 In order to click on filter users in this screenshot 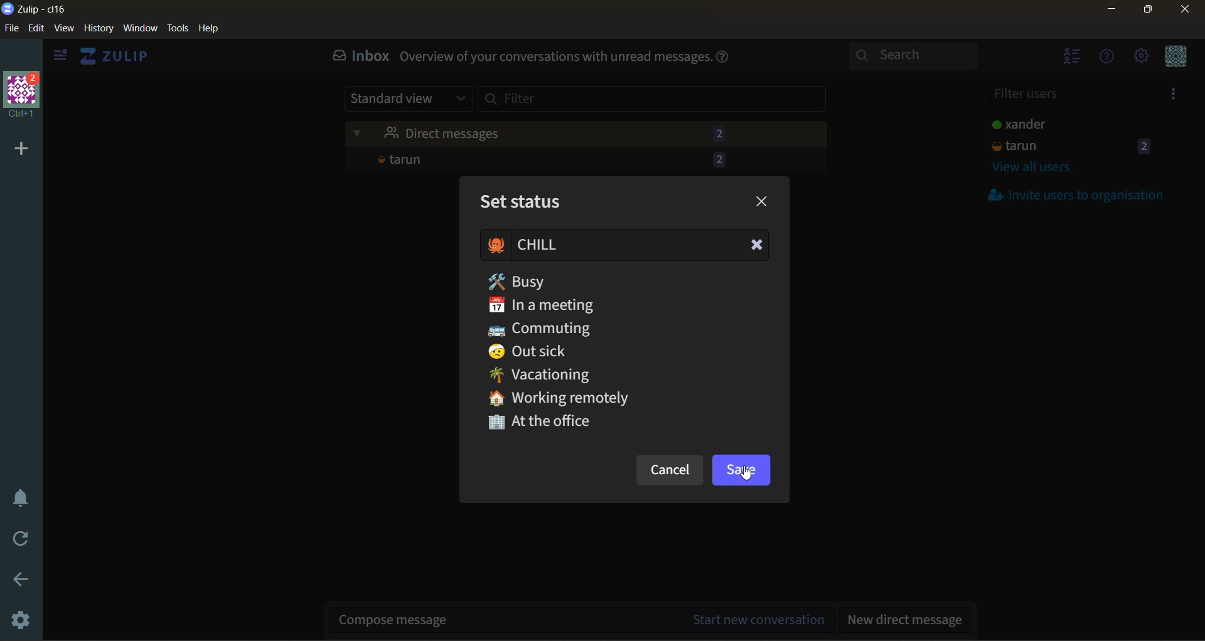, I will do `click(1070, 94)`.